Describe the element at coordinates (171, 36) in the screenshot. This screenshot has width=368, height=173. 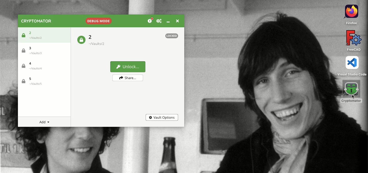
I see `Locked` at that location.